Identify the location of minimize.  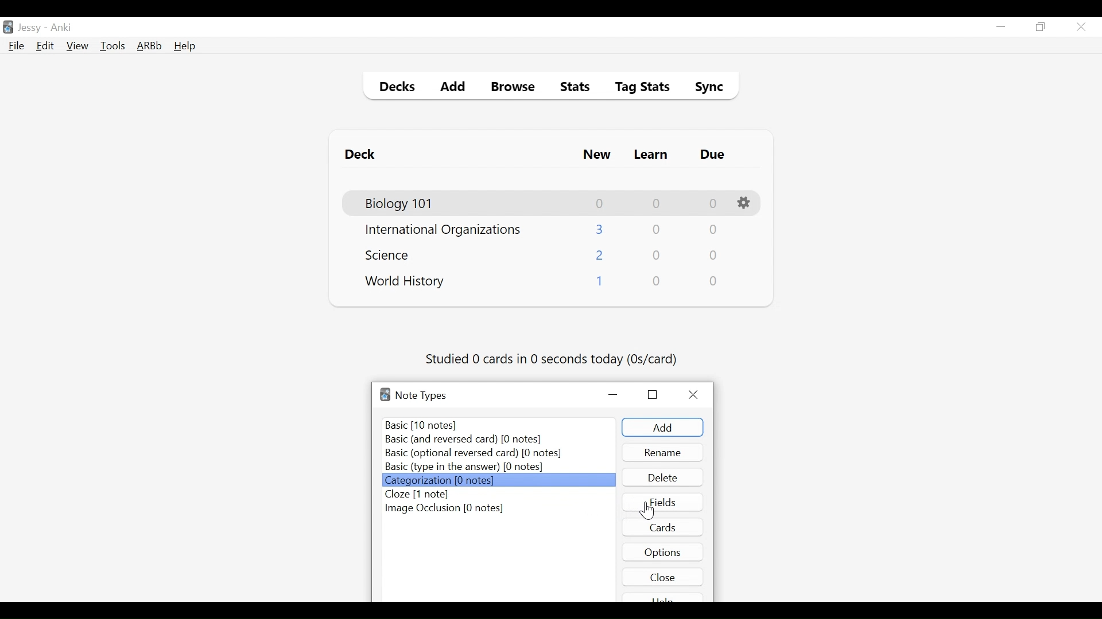
(1000, 28).